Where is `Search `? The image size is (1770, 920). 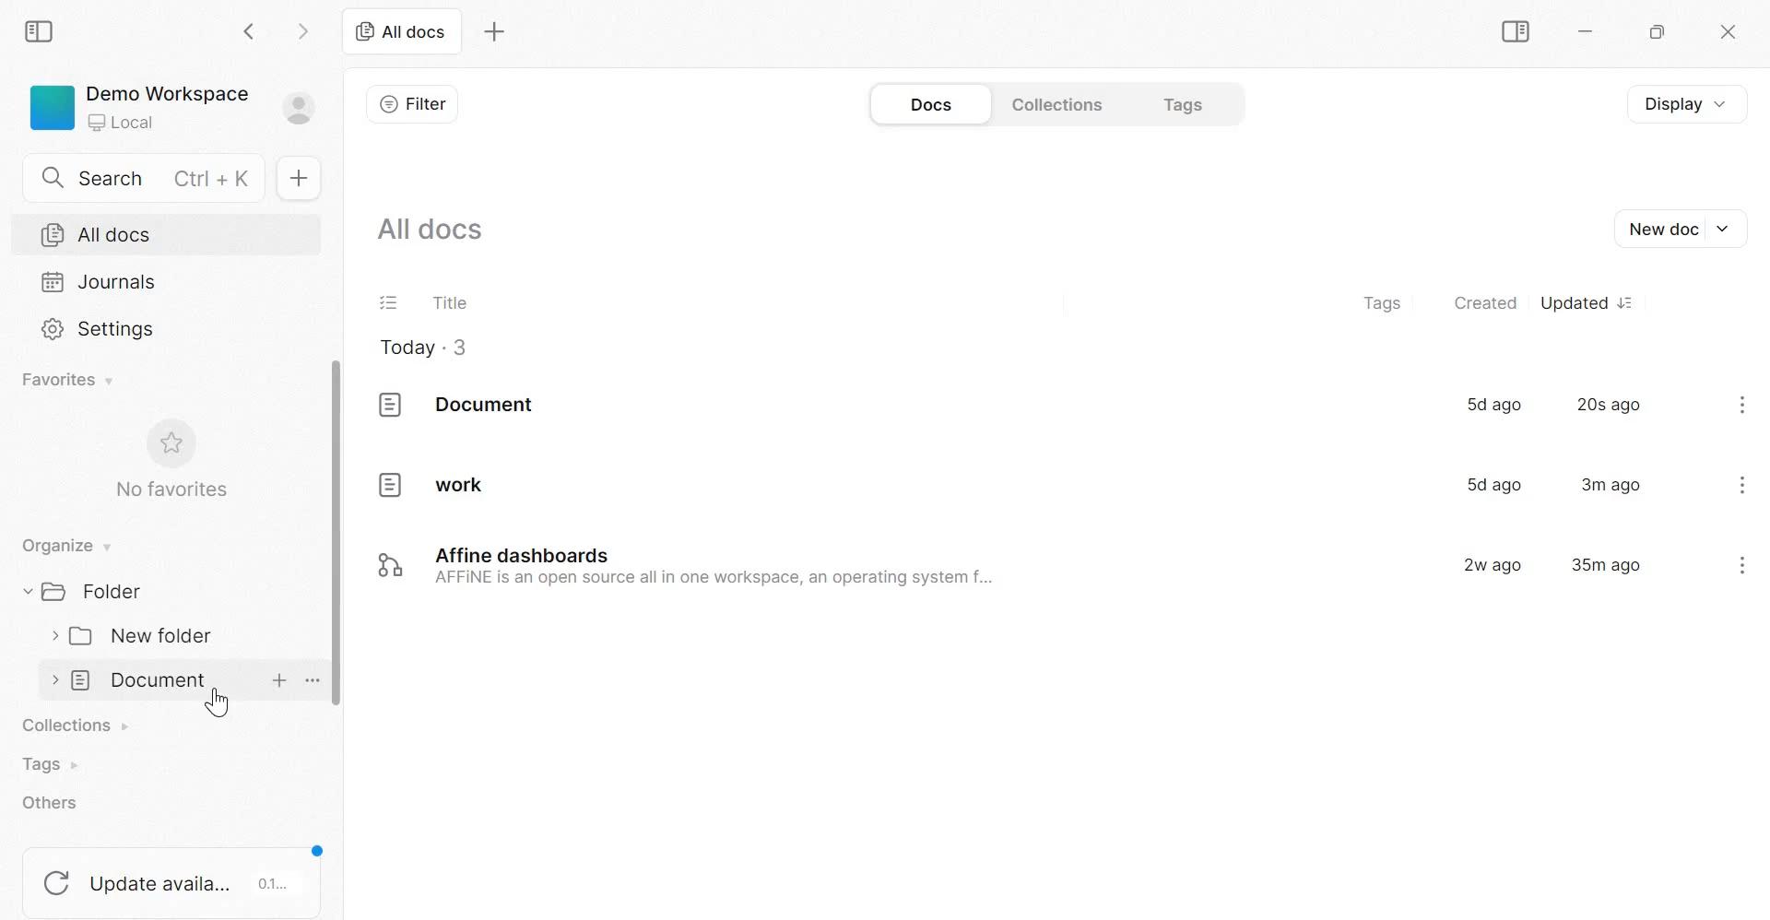
Search  is located at coordinates (141, 178).